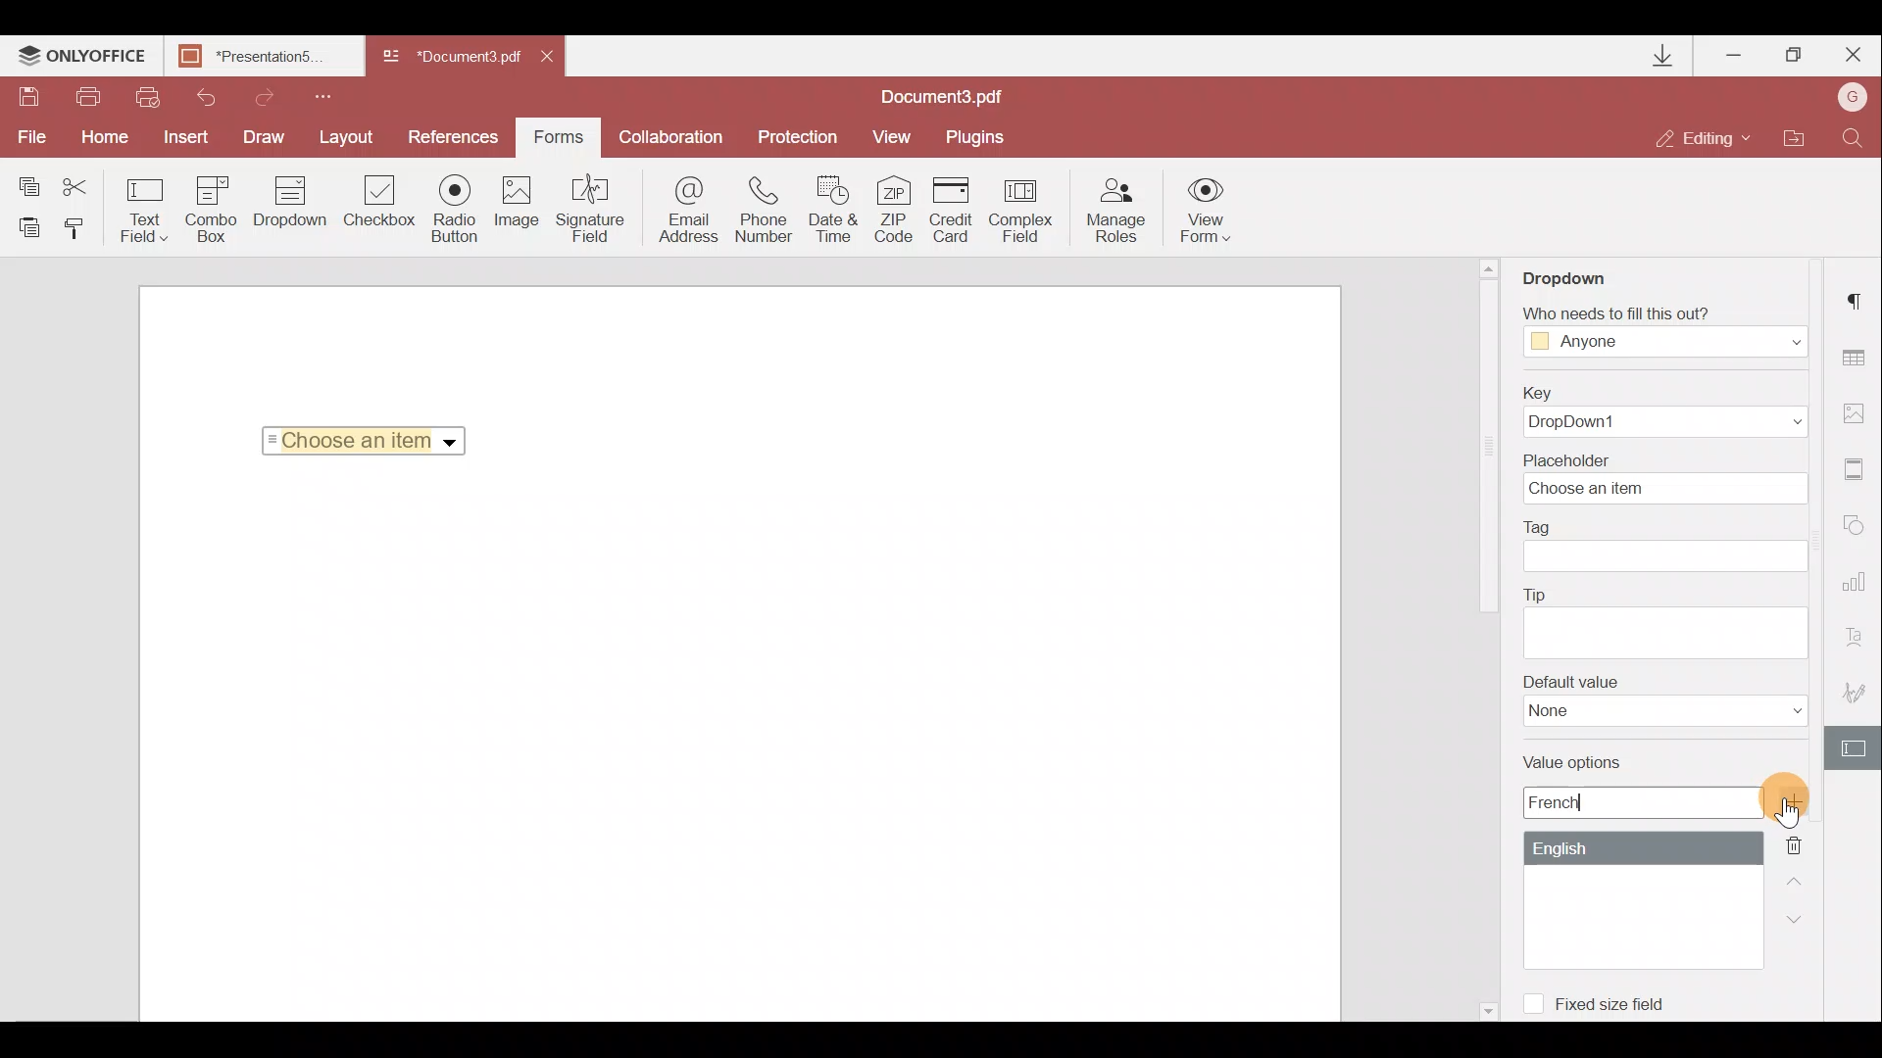  Describe the element at coordinates (1796, 829) in the screenshot. I see `Cursor` at that location.